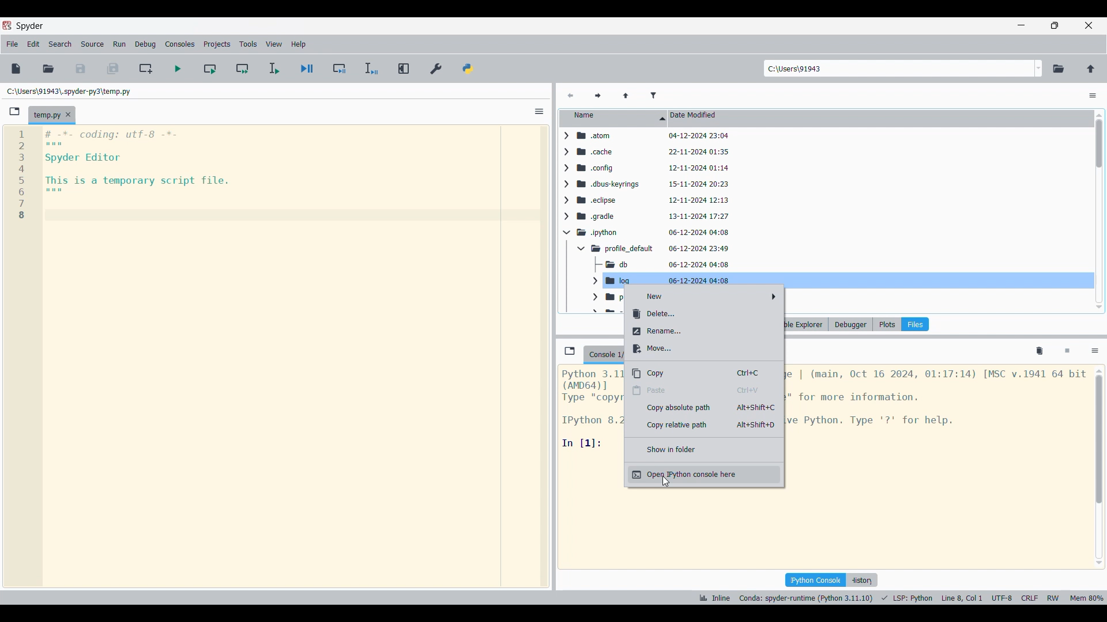 Image resolution: width=1107 pixels, height=622 pixels. What do you see at coordinates (81, 69) in the screenshot?
I see `Save file` at bounding box center [81, 69].